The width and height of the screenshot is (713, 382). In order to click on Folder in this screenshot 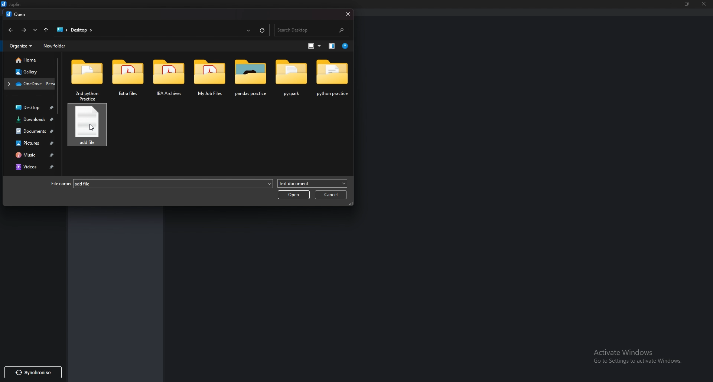, I will do `click(87, 79)`.